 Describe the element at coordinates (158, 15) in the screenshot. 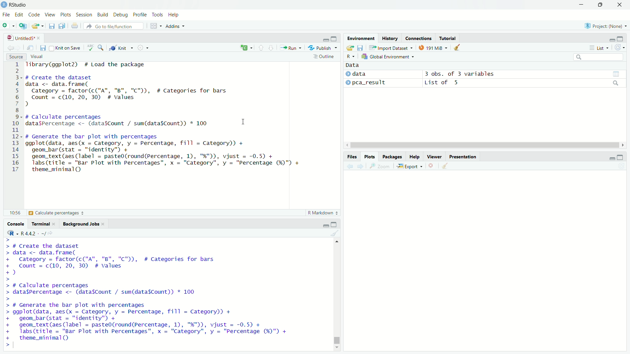

I see `tools` at that location.